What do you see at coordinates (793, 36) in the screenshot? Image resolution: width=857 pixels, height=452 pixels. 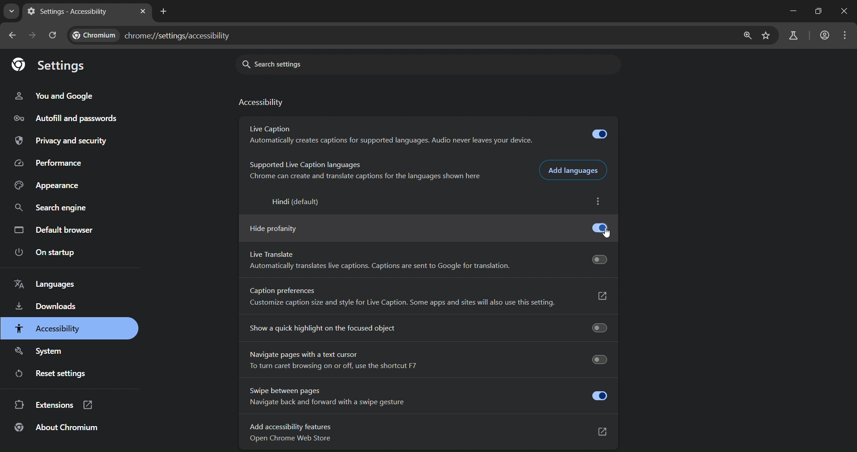 I see `search labs` at bounding box center [793, 36].